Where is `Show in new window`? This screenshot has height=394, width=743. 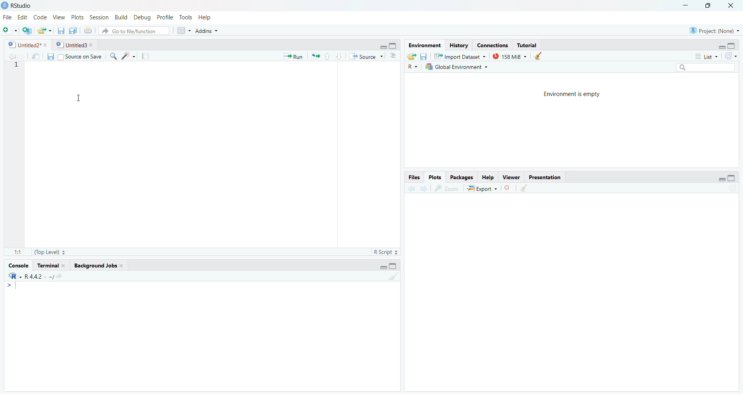 Show in new window is located at coordinates (34, 55).